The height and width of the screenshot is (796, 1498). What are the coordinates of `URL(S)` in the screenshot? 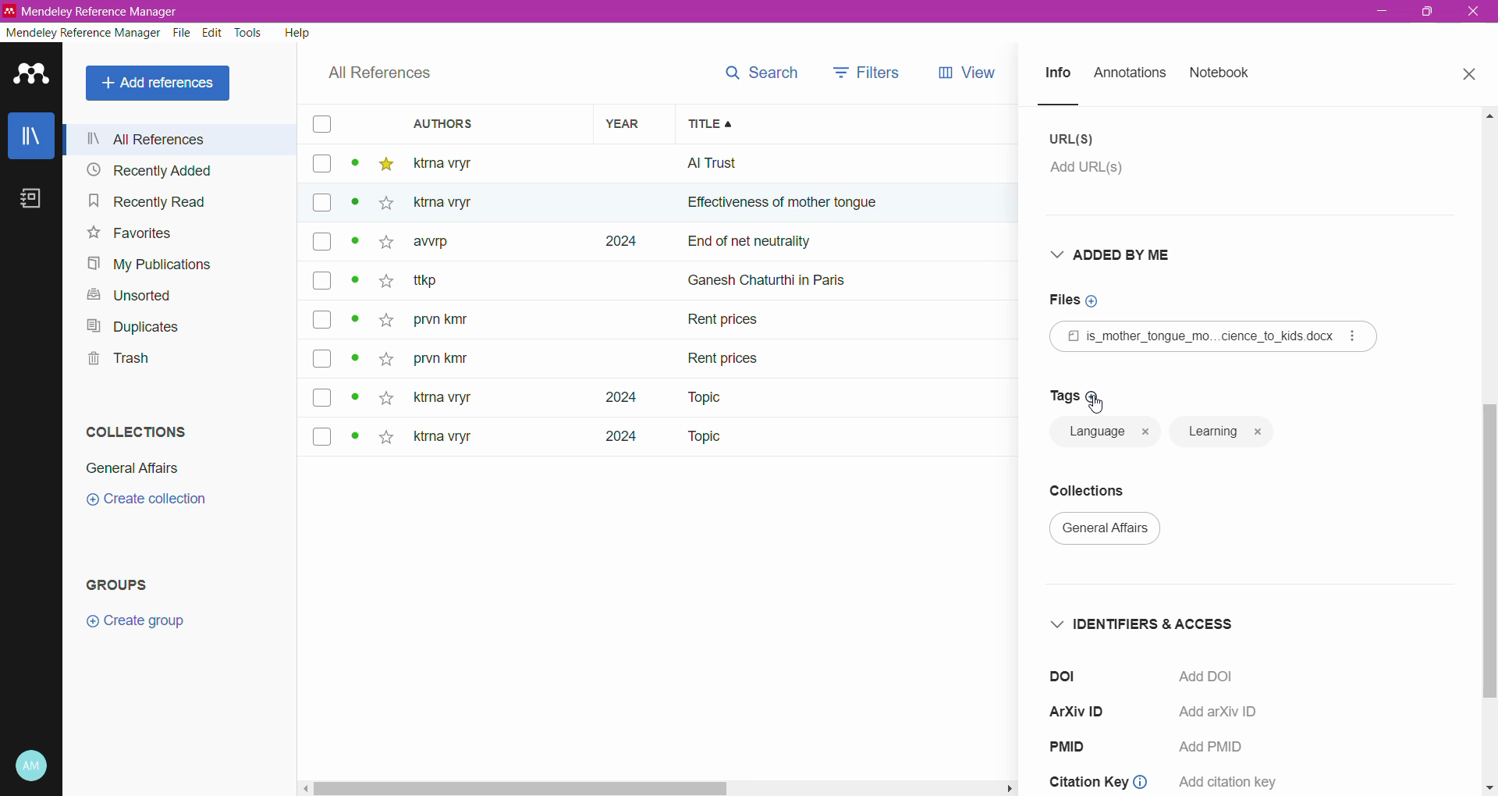 It's located at (1074, 139).